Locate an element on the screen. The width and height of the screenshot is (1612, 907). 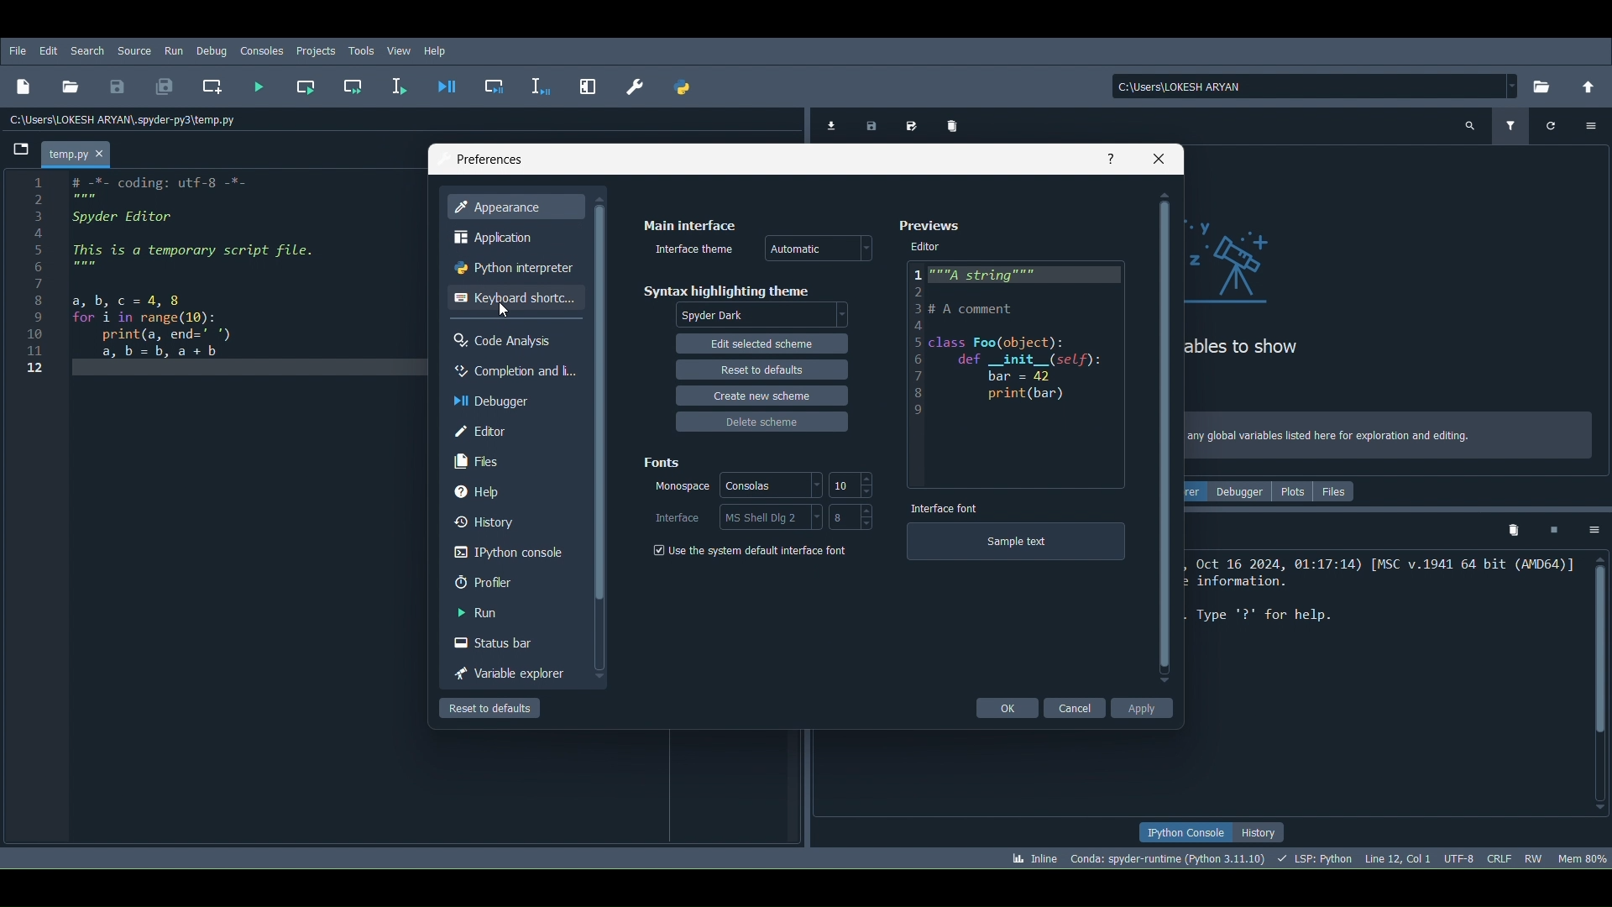
Run is located at coordinates (173, 51).